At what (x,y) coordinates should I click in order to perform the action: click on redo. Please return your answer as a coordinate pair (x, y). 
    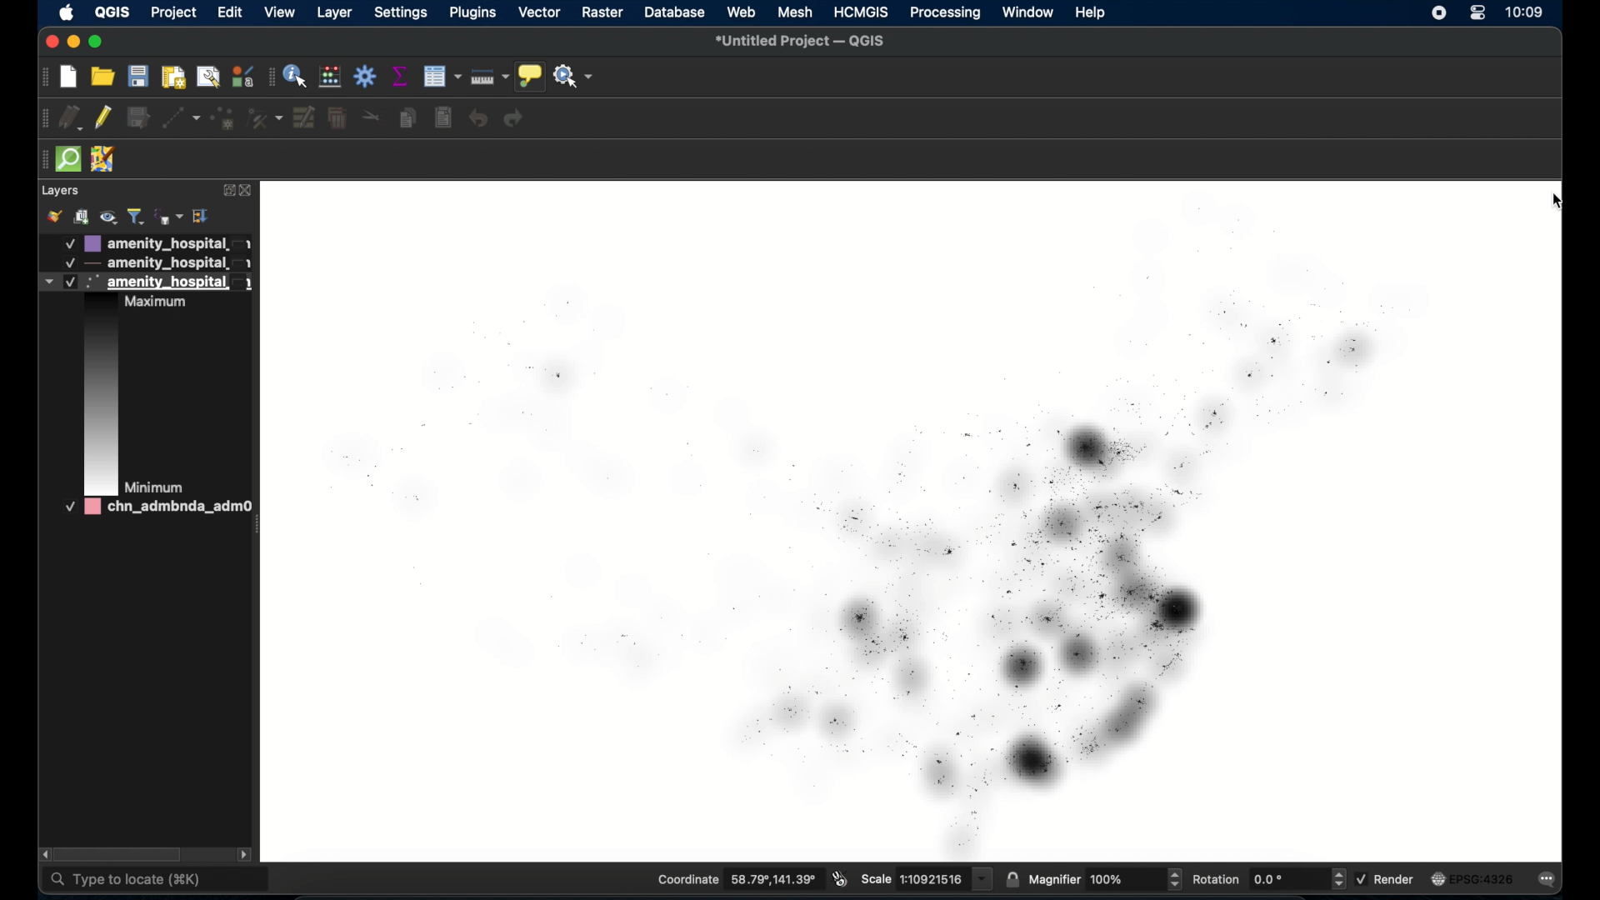
    Looking at the image, I should click on (514, 121).